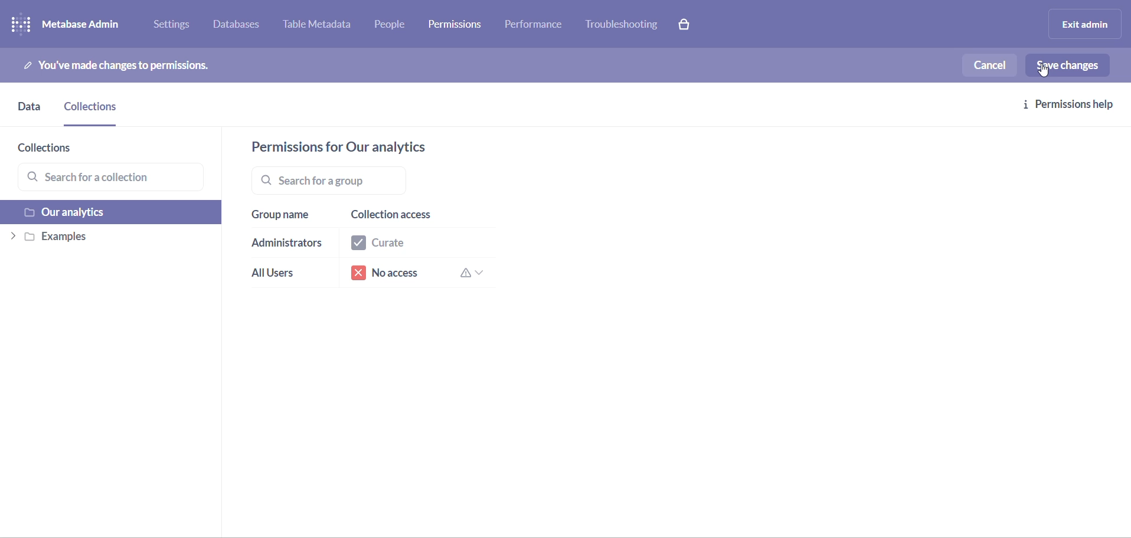  I want to click on administrators group, so click(283, 246).